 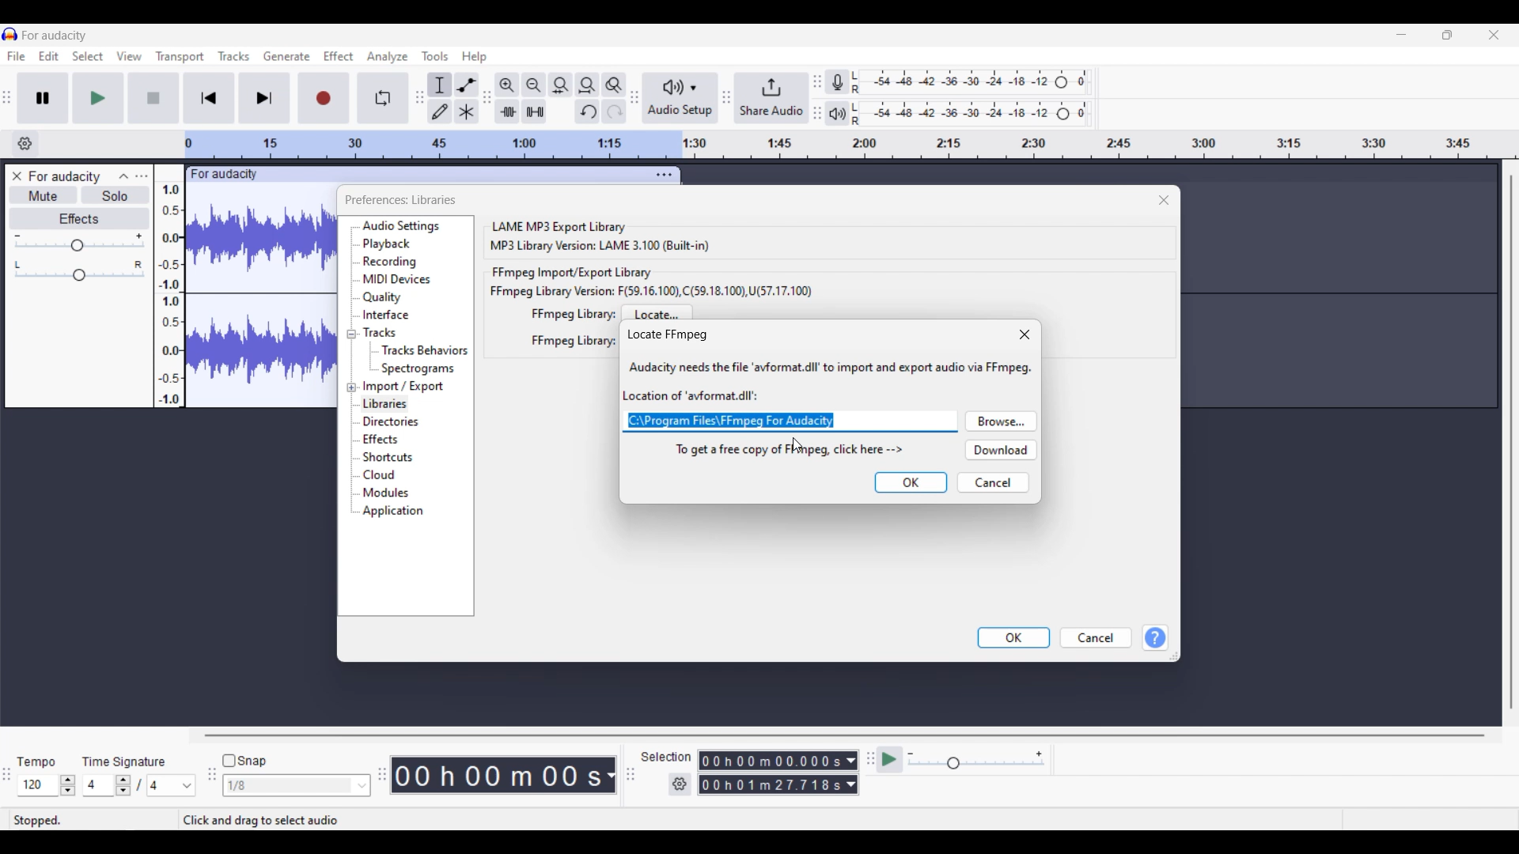 I want to click on Cloud , so click(x=381, y=474).